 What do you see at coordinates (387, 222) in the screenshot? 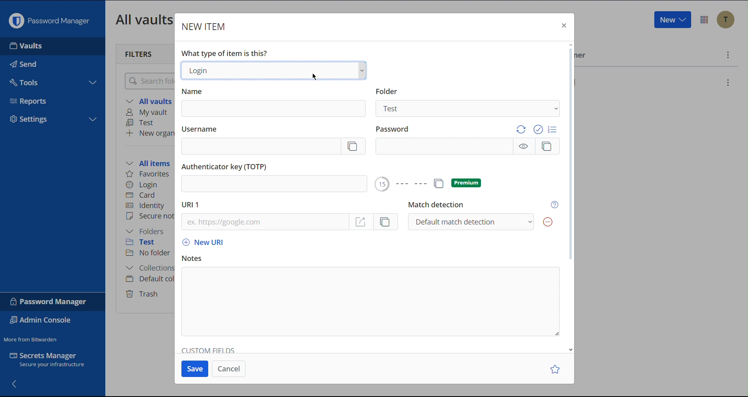
I see `copy` at bounding box center [387, 222].